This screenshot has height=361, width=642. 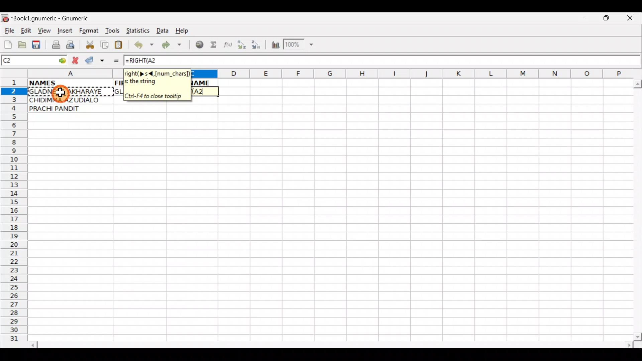 I want to click on Edit function in the current cell, so click(x=229, y=46).